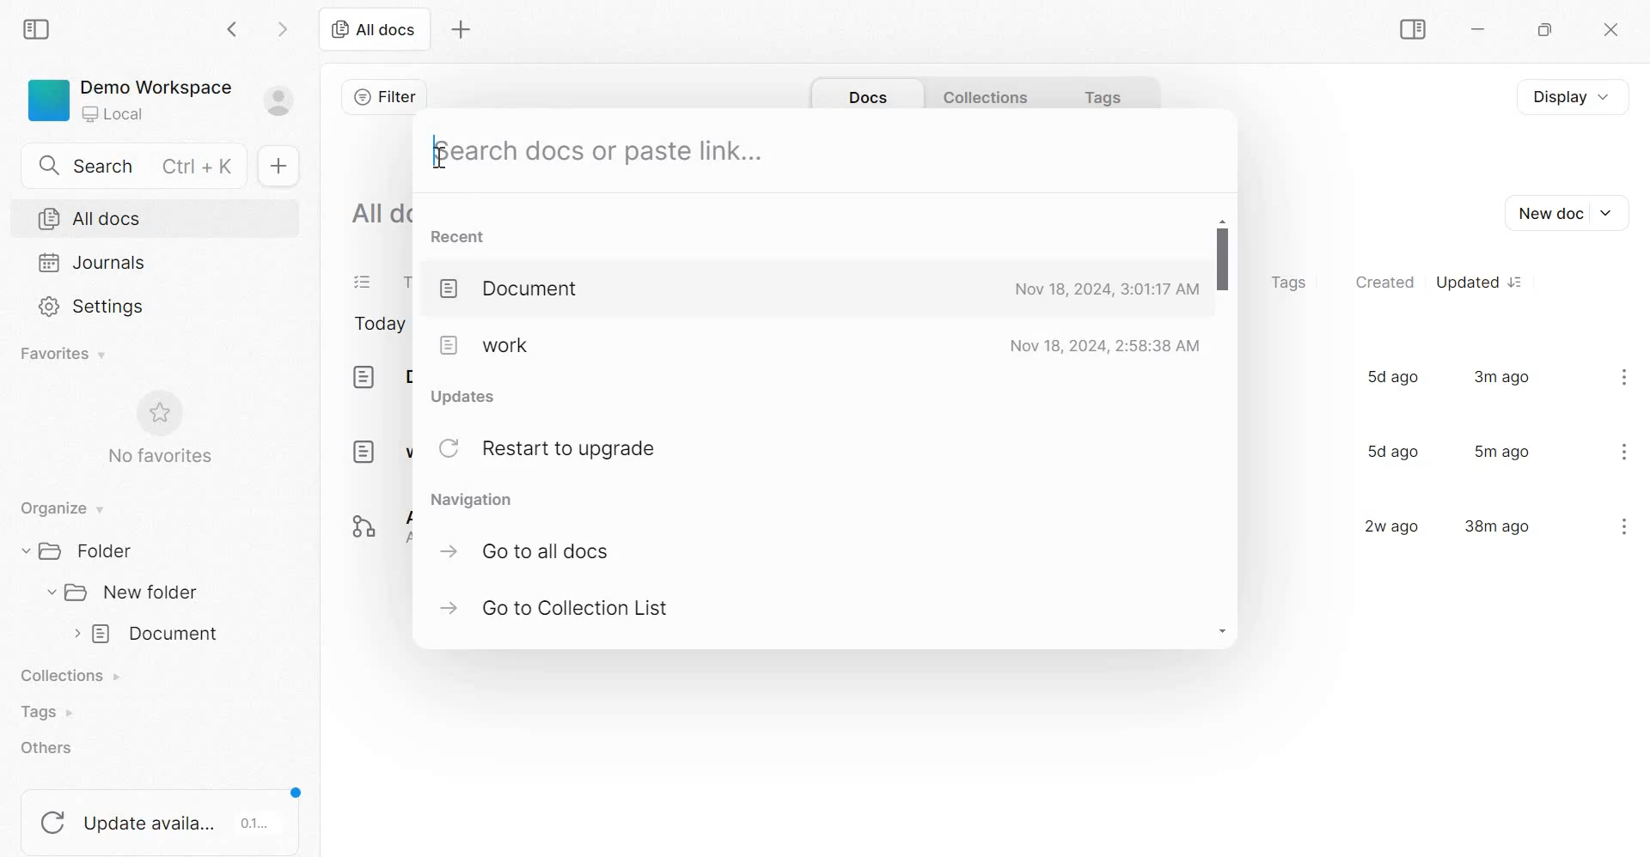 Image resolution: width=1650 pixels, height=857 pixels. What do you see at coordinates (1624, 376) in the screenshot?
I see `kebab menu` at bounding box center [1624, 376].